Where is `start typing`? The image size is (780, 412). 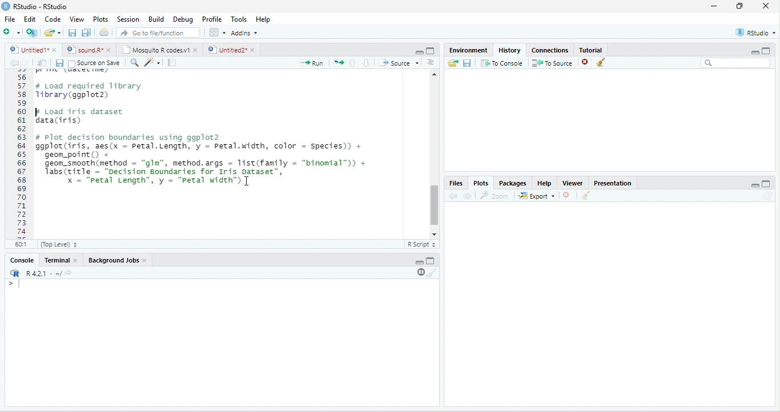 start typing is located at coordinates (16, 284).